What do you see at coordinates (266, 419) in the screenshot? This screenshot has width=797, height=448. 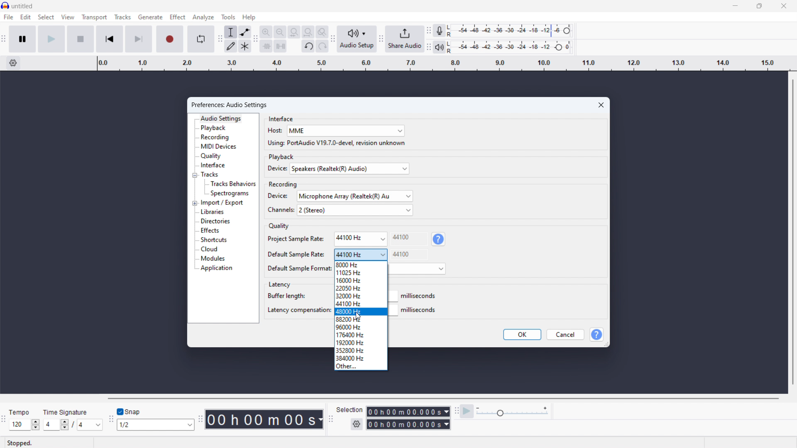 I see `timestamp` at bounding box center [266, 419].